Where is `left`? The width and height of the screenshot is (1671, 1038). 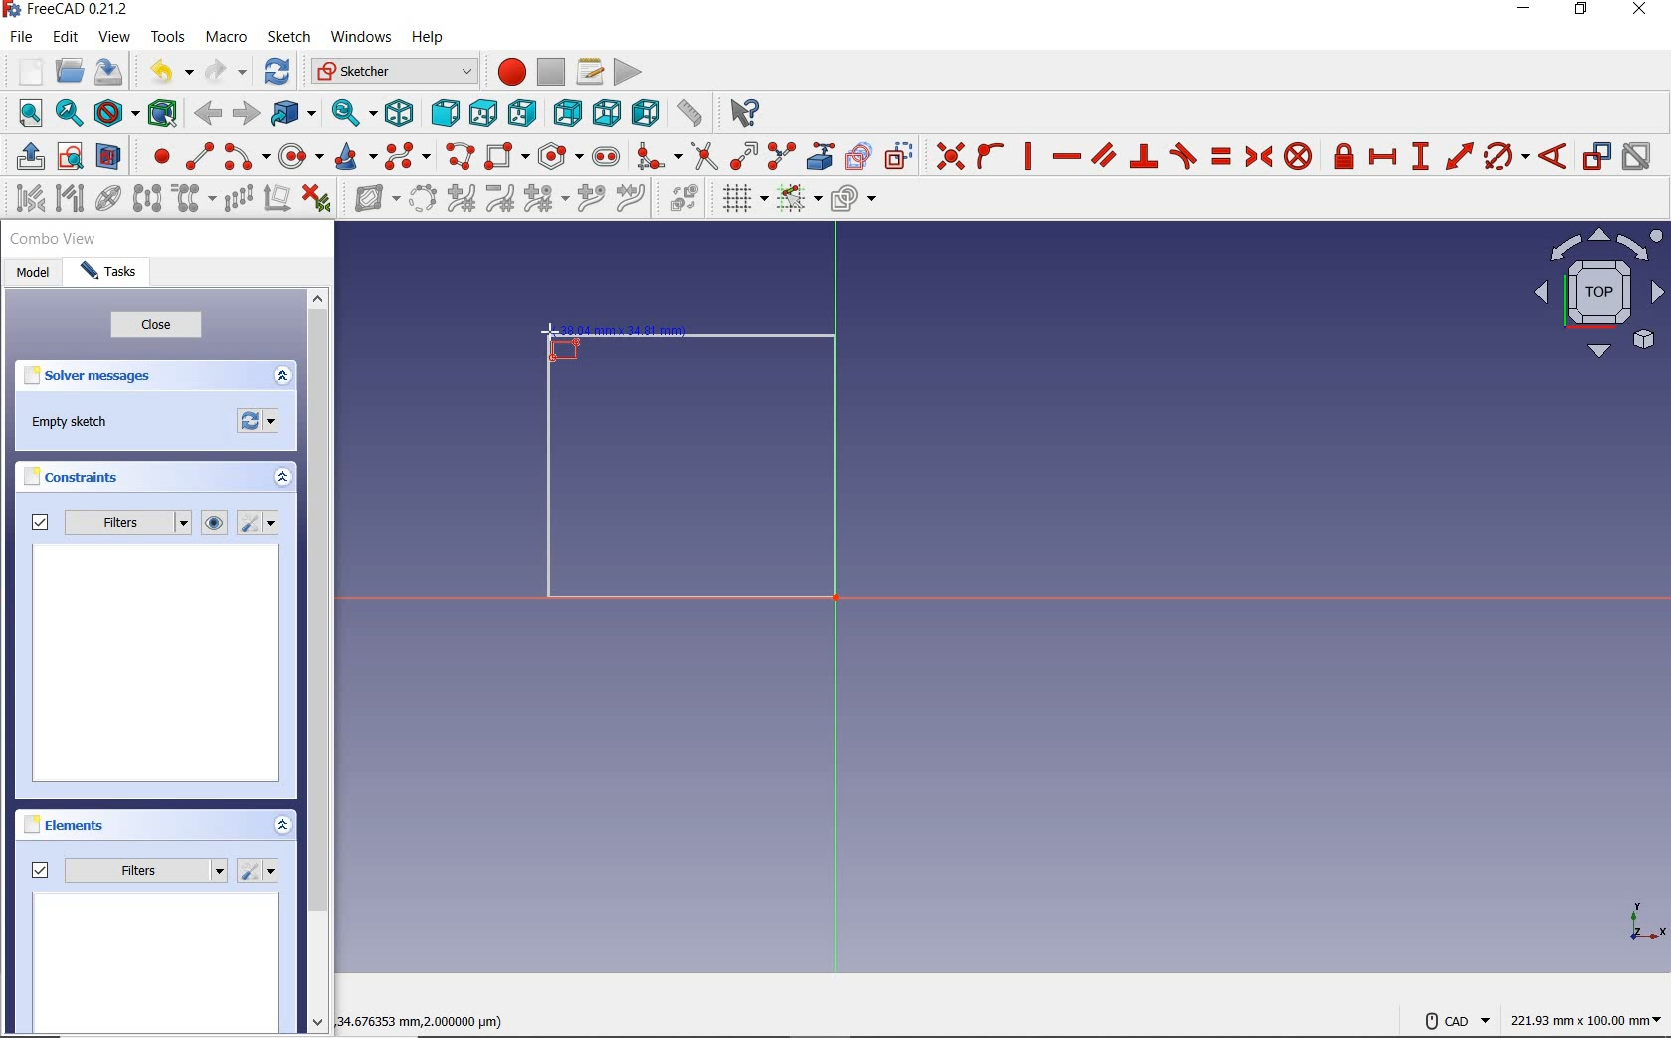
left is located at coordinates (644, 114).